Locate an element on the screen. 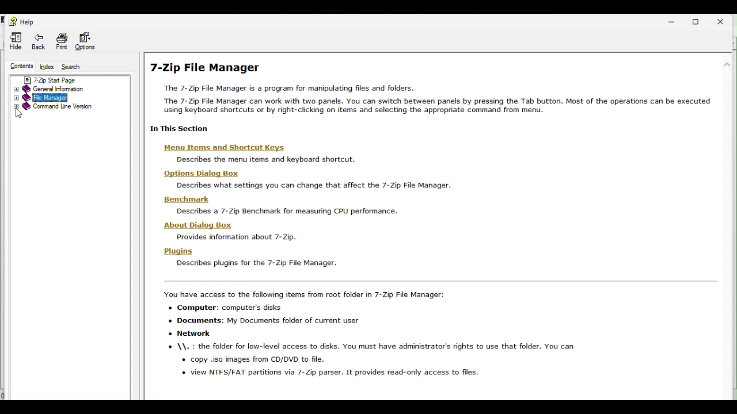  Describes the menu items and keyboard shortcut. is located at coordinates (262, 159).